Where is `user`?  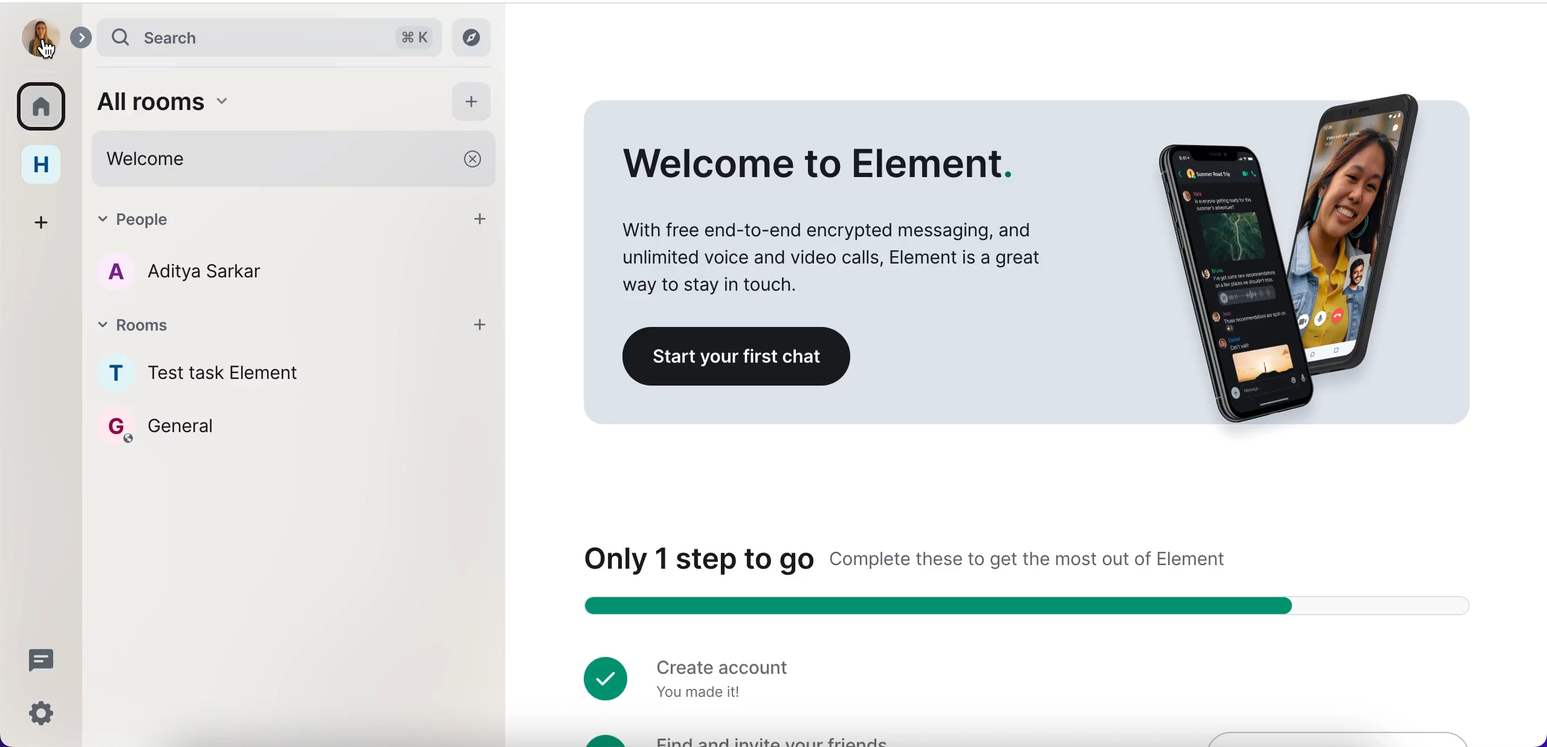
user is located at coordinates (42, 37).